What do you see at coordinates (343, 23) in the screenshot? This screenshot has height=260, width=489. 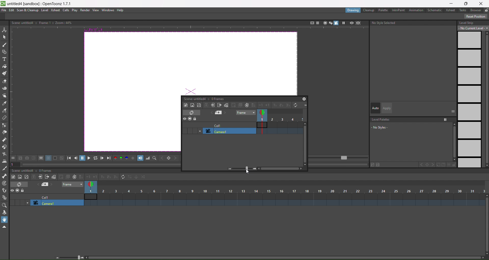 I see `freeze` at bounding box center [343, 23].